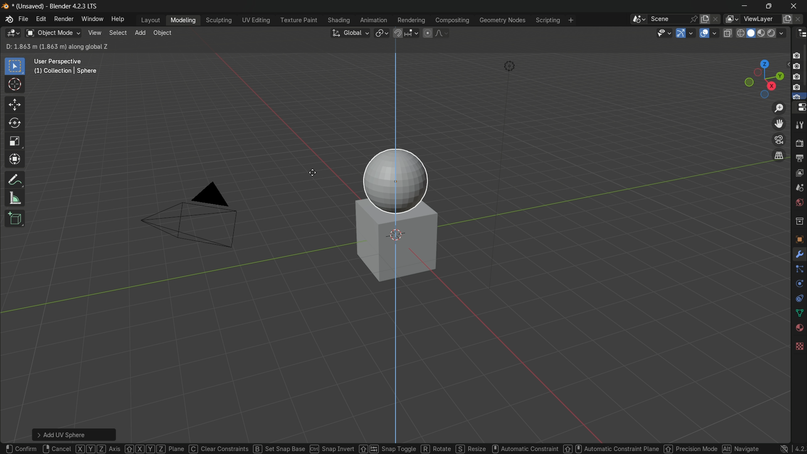  Describe the element at coordinates (788, 19) in the screenshot. I see `add new layer` at that location.